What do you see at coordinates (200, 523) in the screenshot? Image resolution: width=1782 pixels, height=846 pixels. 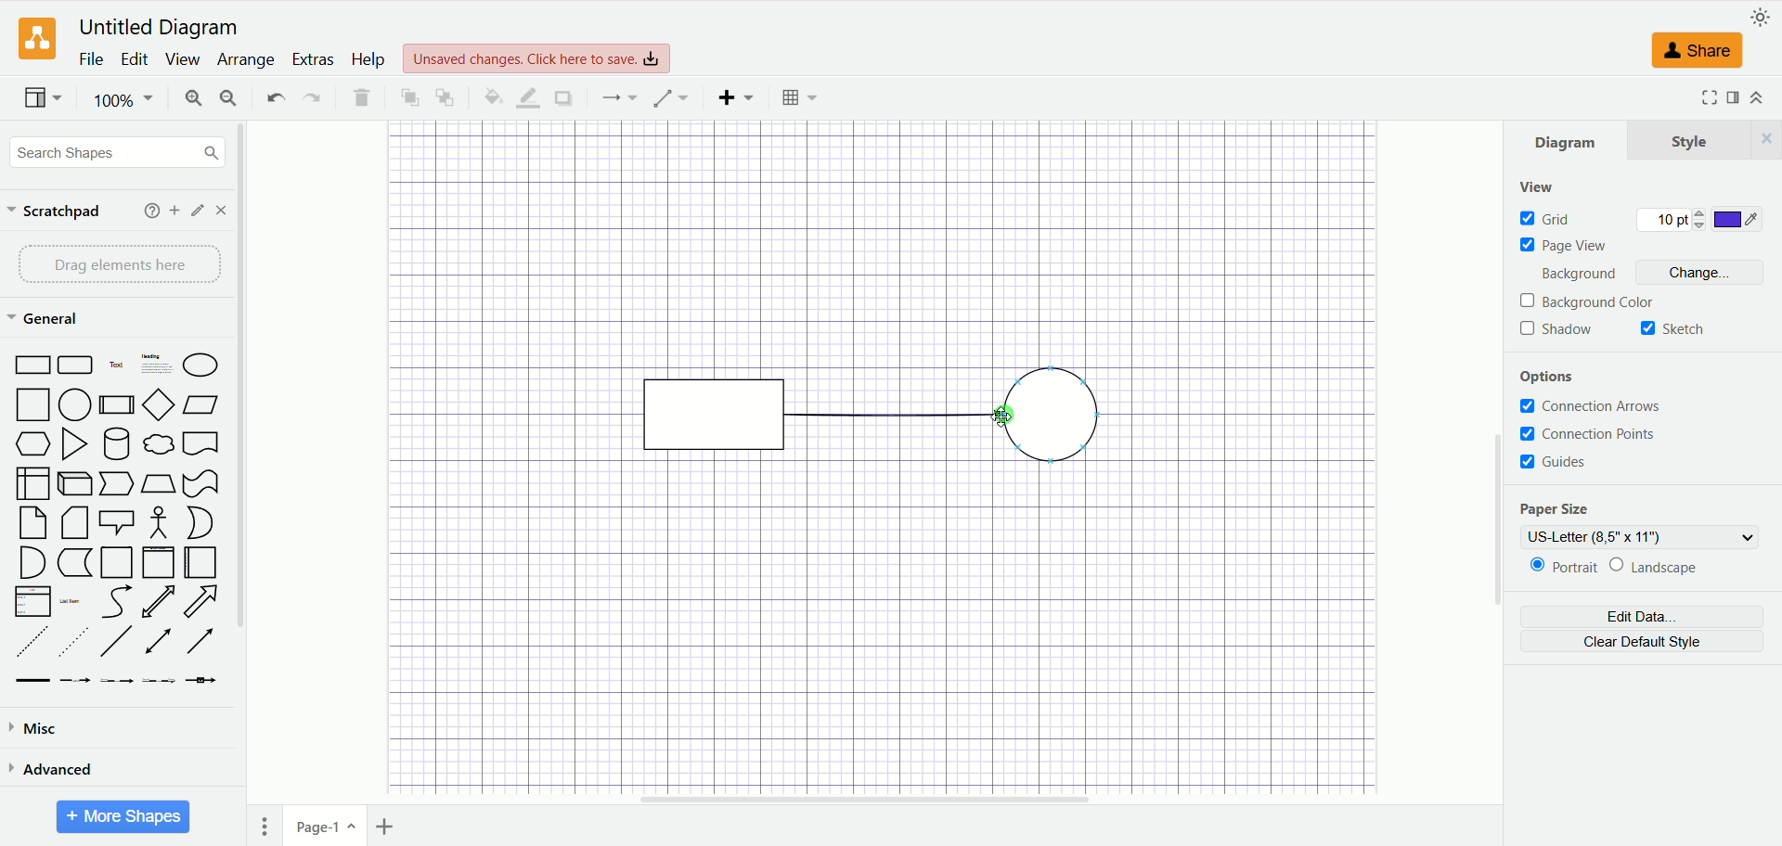 I see `Circle Segment` at bounding box center [200, 523].